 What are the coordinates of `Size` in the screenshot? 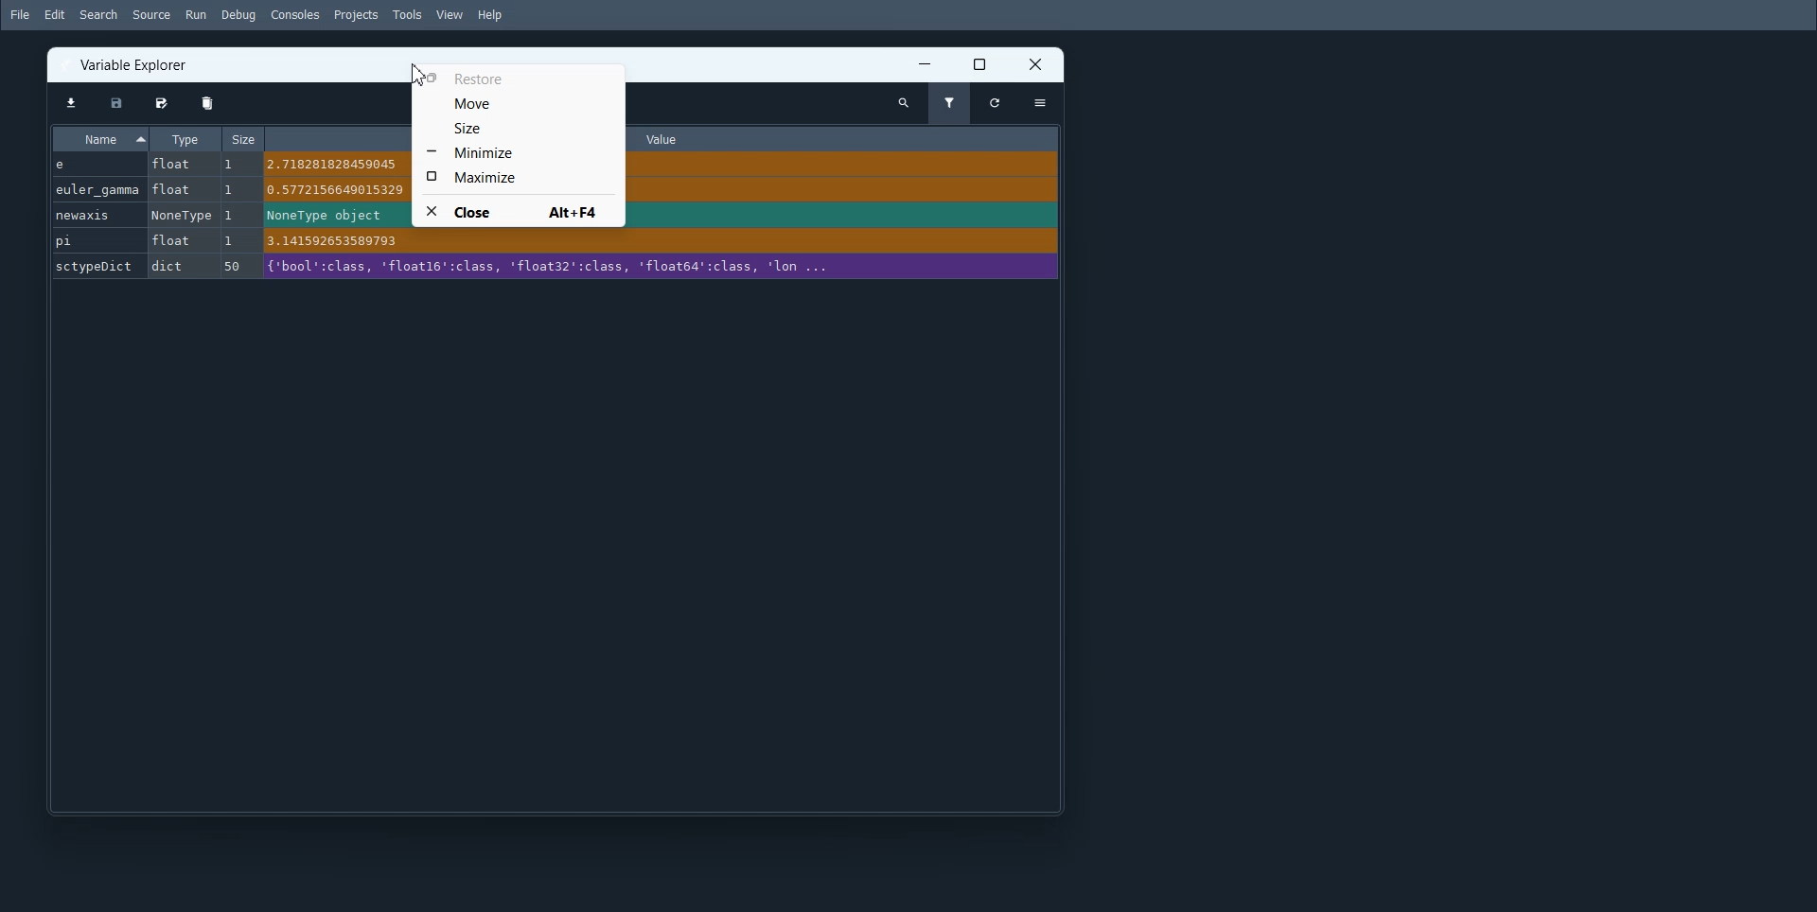 It's located at (518, 128).